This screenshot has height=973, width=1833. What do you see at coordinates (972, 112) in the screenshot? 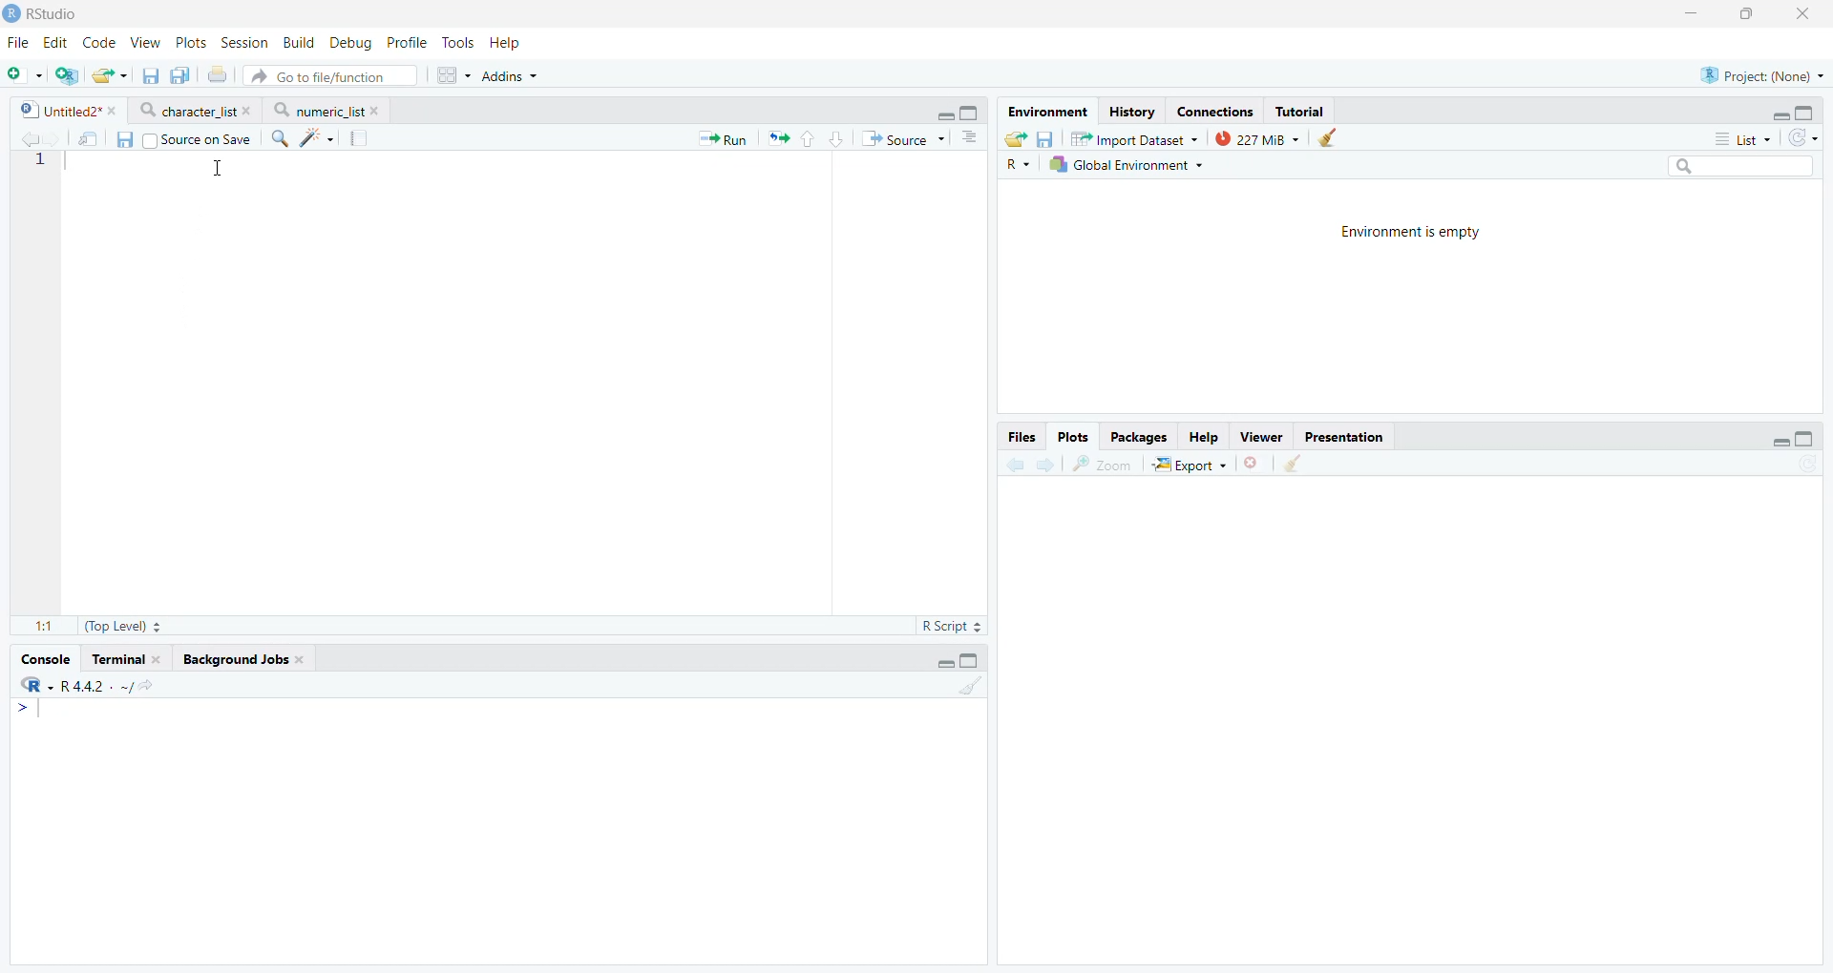
I see `Full Height` at bounding box center [972, 112].